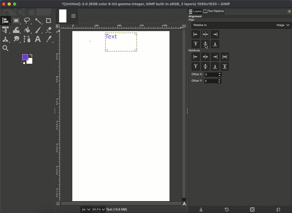  Describe the element at coordinates (57, 26) in the screenshot. I see `Menu` at that location.